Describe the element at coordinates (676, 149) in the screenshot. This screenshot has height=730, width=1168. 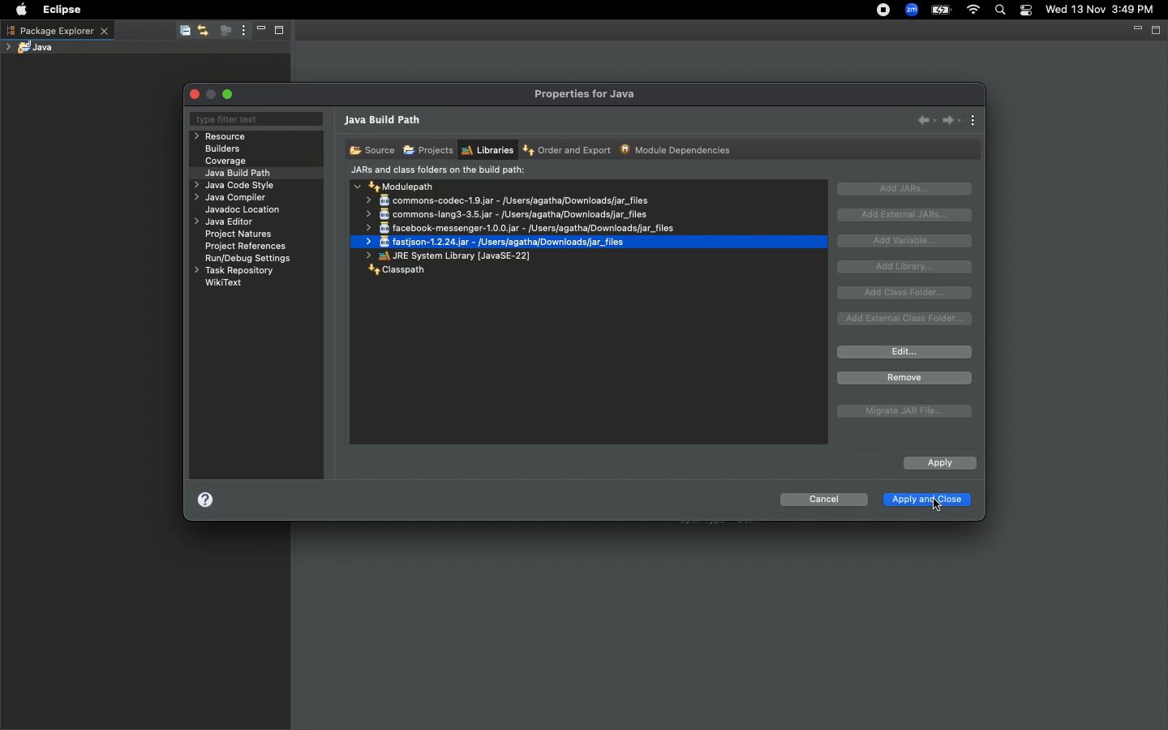
I see `Module dependencies` at that location.